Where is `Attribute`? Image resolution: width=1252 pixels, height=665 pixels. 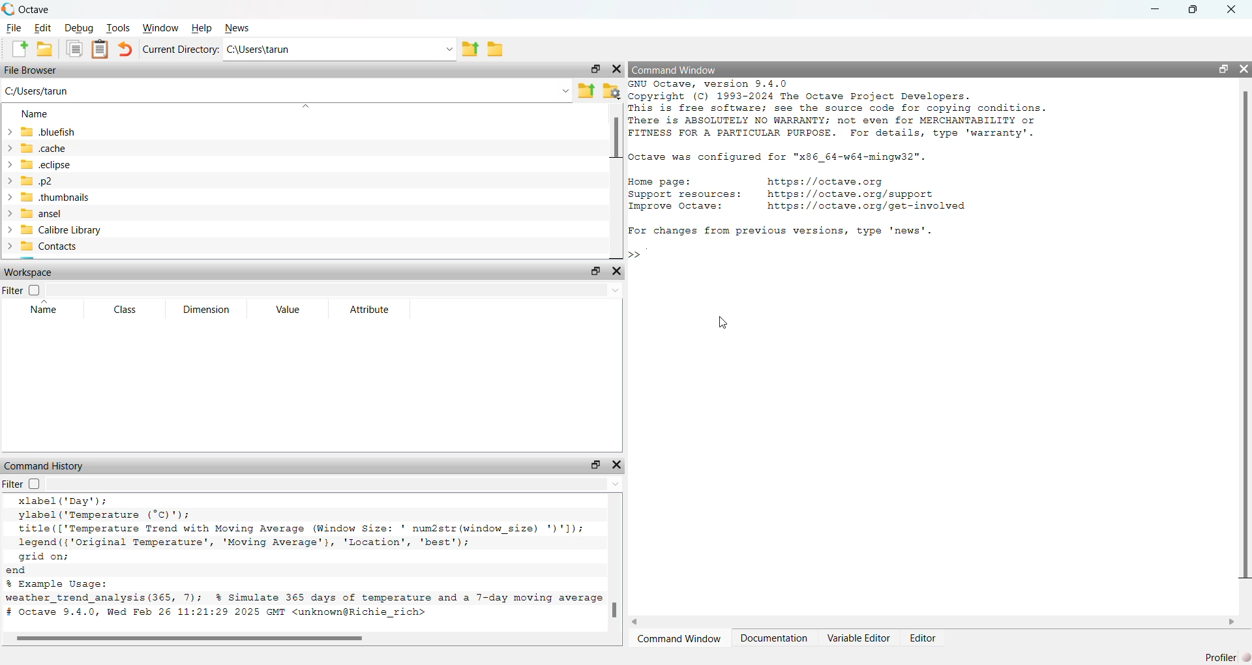
Attribute is located at coordinates (376, 310).